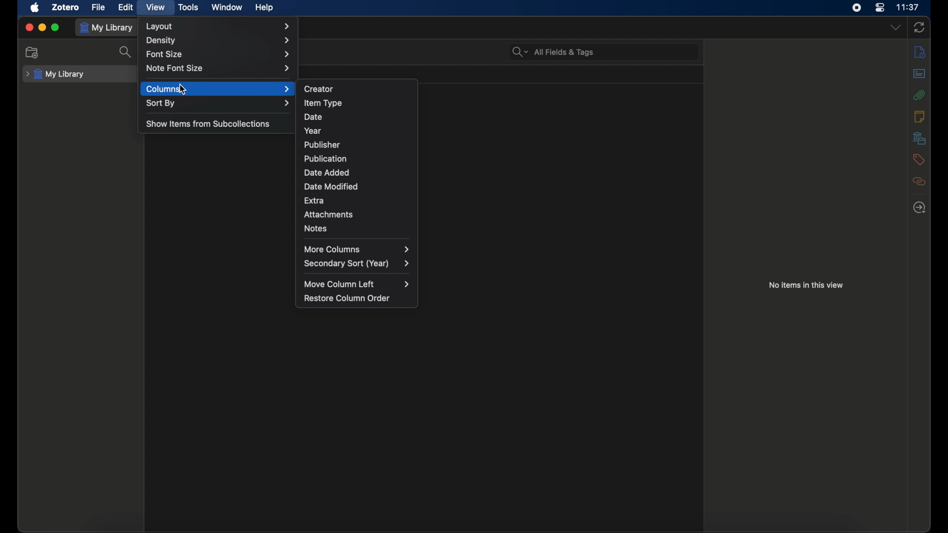 This screenshot has height=533, width=948. I want to click on file, so click(99, 7).